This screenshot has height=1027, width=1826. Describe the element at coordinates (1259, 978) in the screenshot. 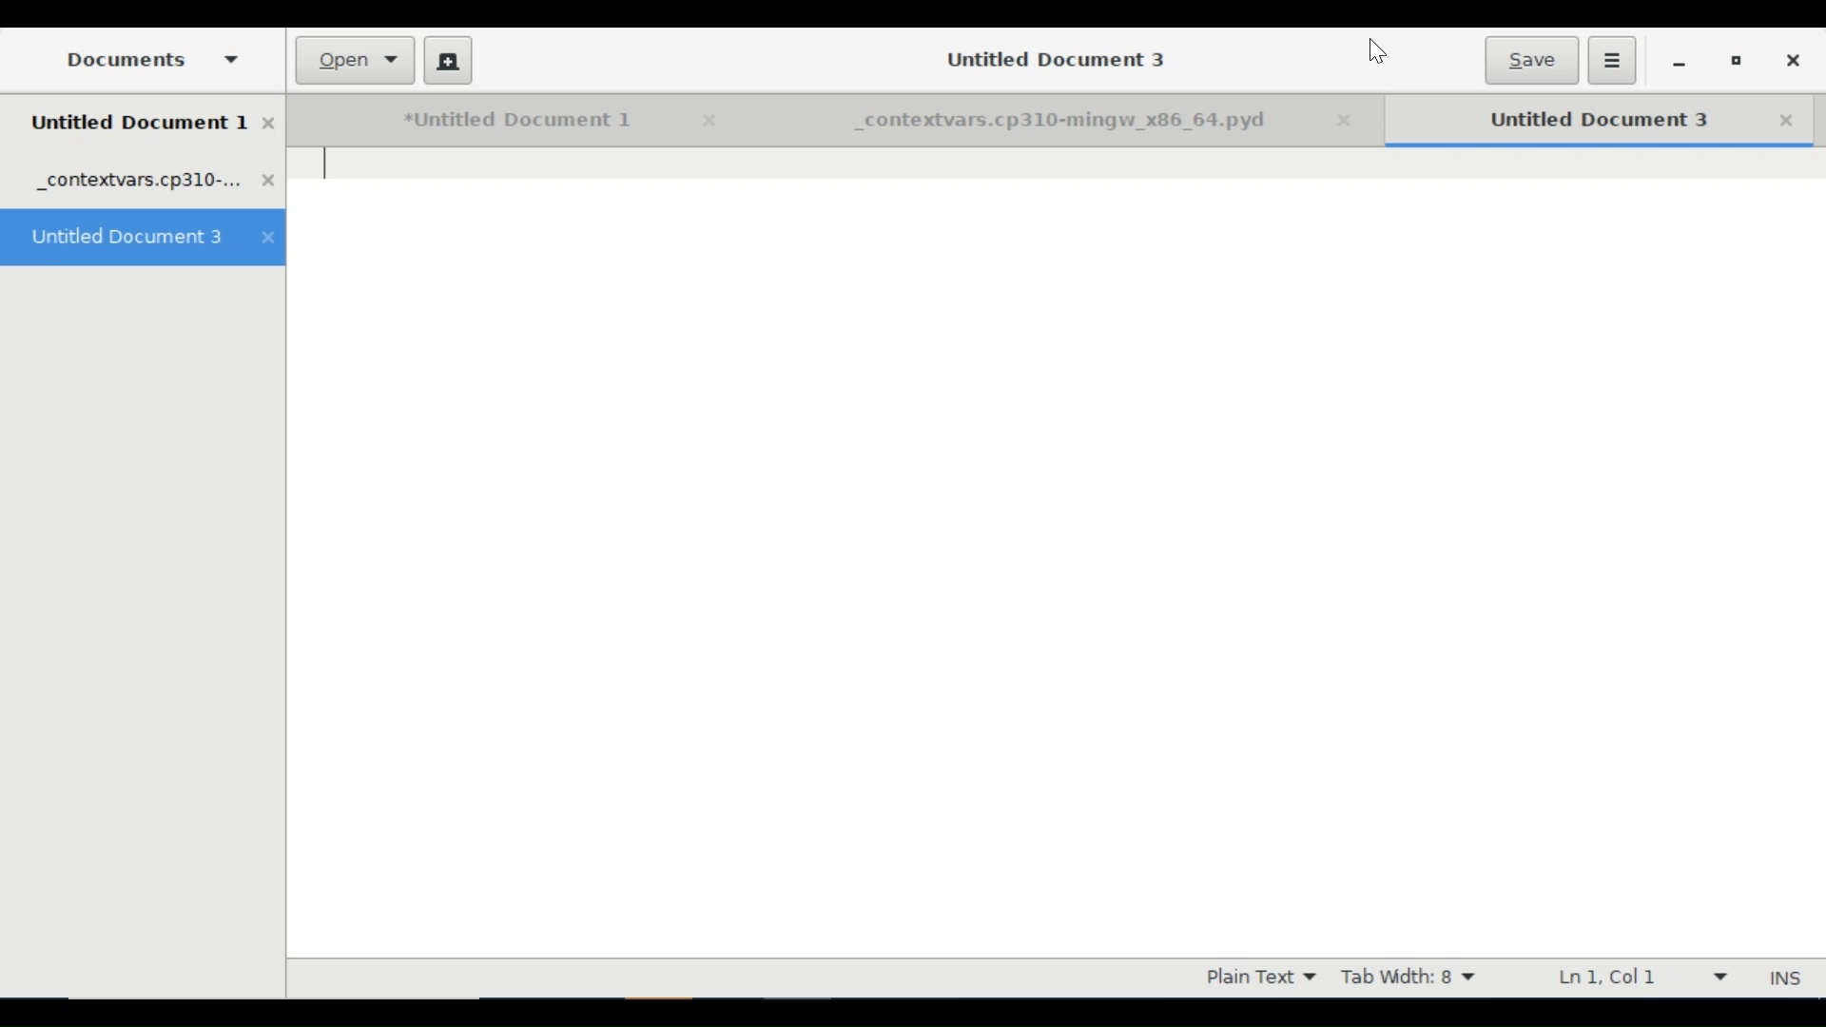

I see `Highlight mode` at that location.